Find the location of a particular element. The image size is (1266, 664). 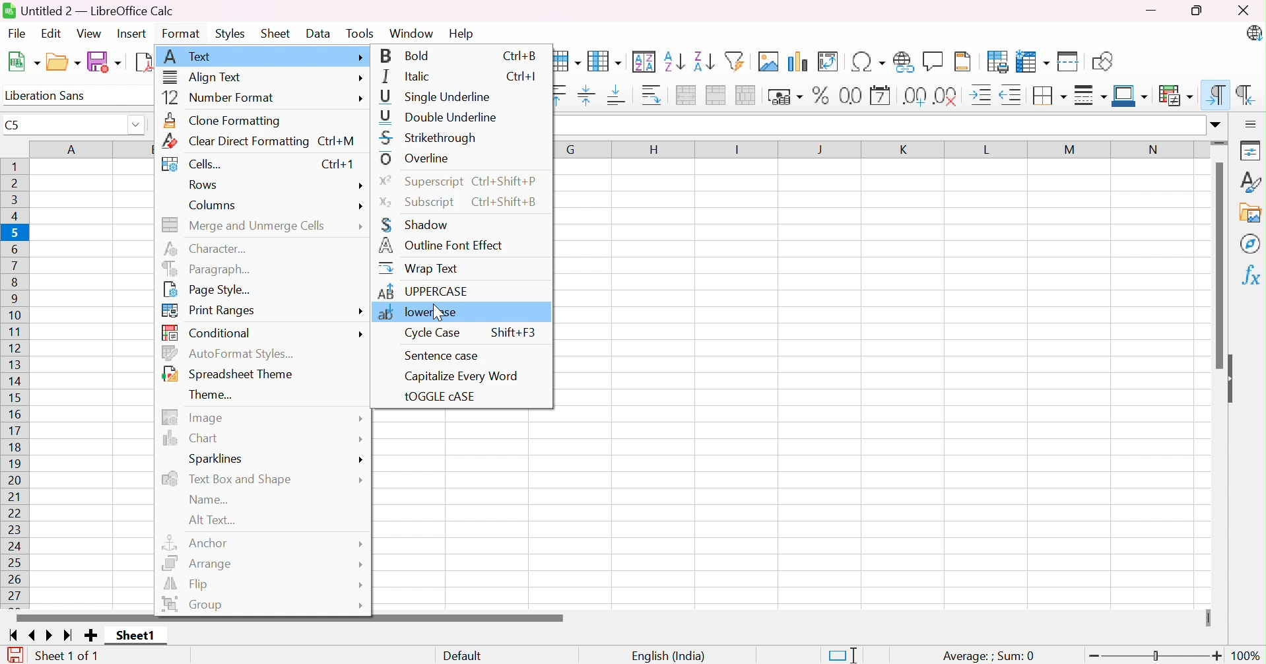

Wrap Text is located at coordinates (417, 267).